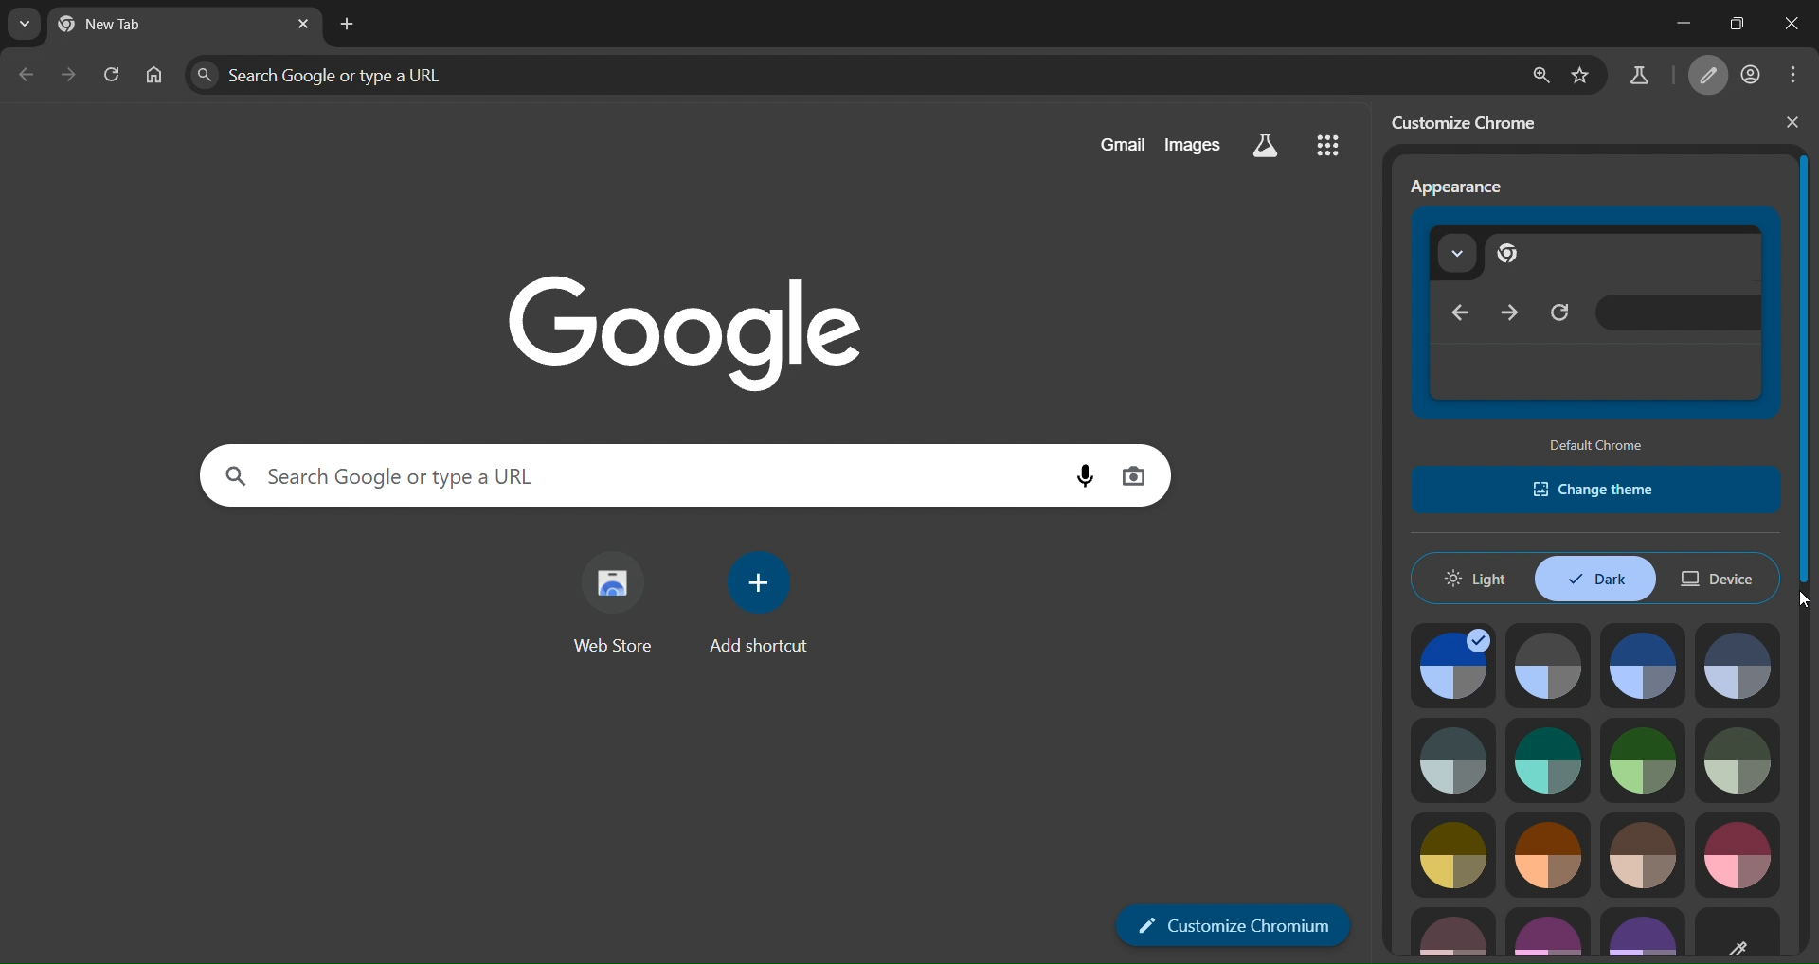 The image size is (1819, 964). I want to click on customize theme, so click(1739, 933).